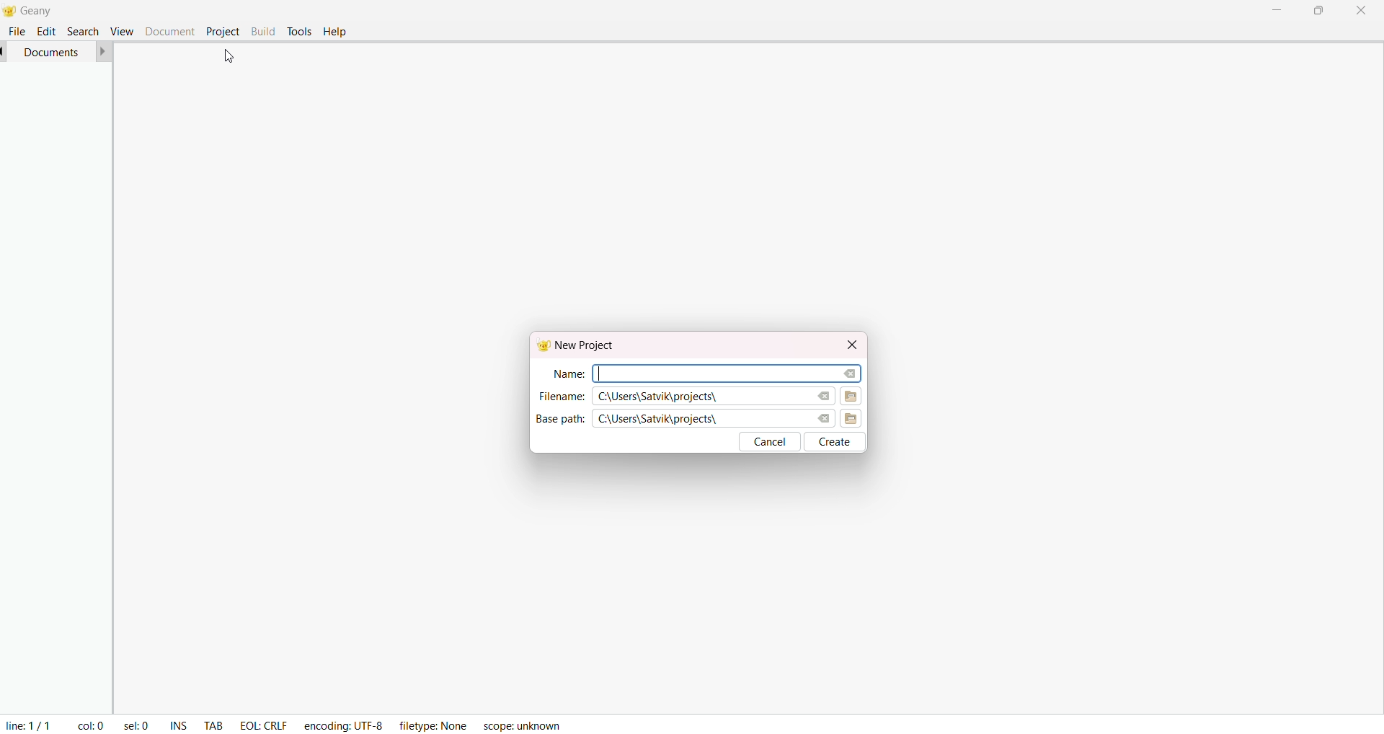 Image resolution: width=1384 pixels, height=734 pixels. I want to click on view, so click(120, 30).